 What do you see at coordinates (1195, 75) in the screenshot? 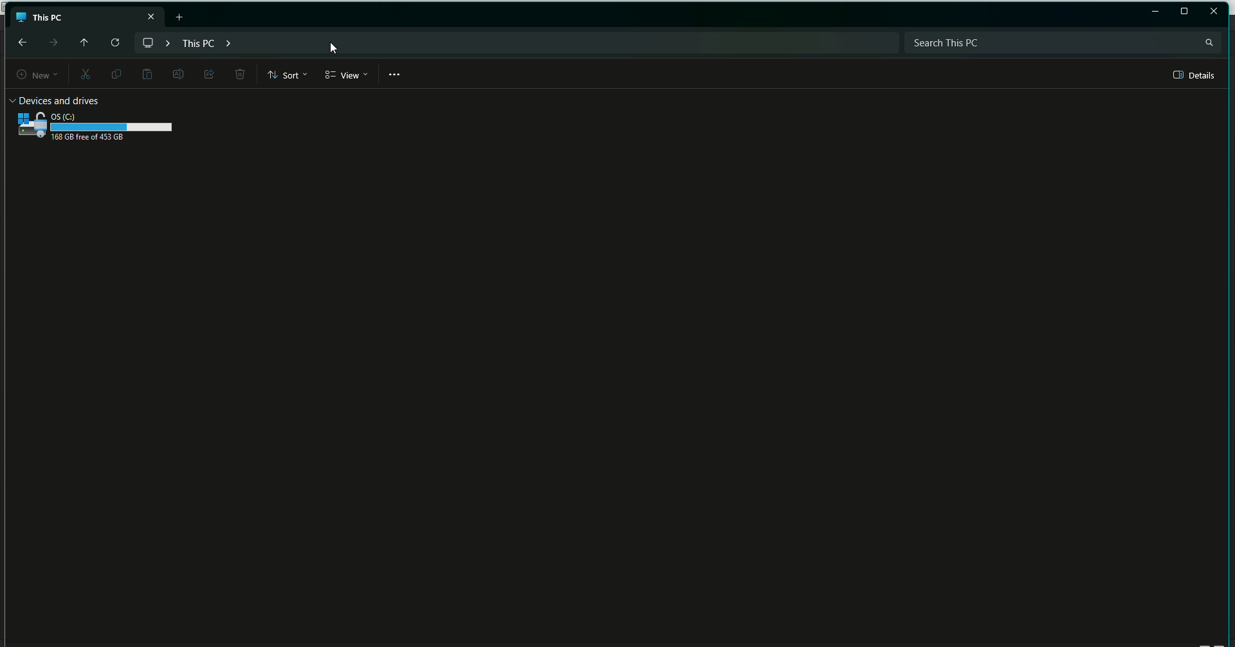
I see `Details` at bounding box center [1195, 75].